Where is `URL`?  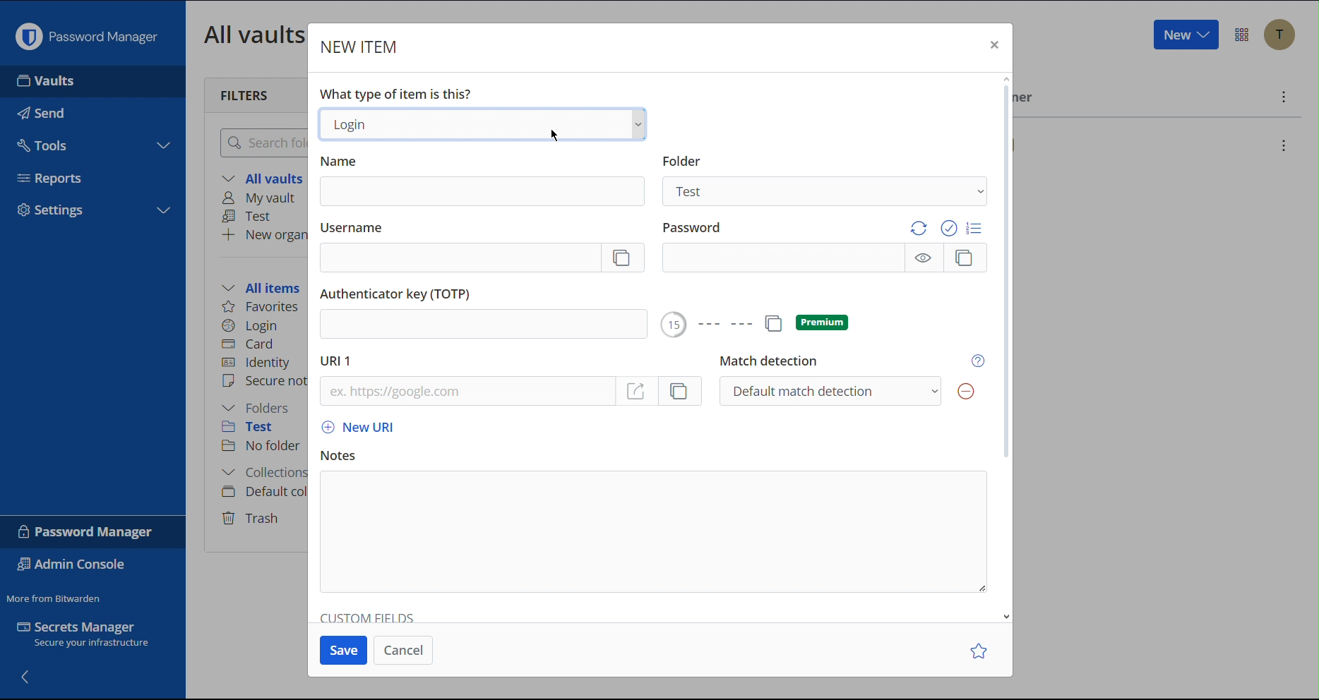 URL is located at coordinates (465, 392).